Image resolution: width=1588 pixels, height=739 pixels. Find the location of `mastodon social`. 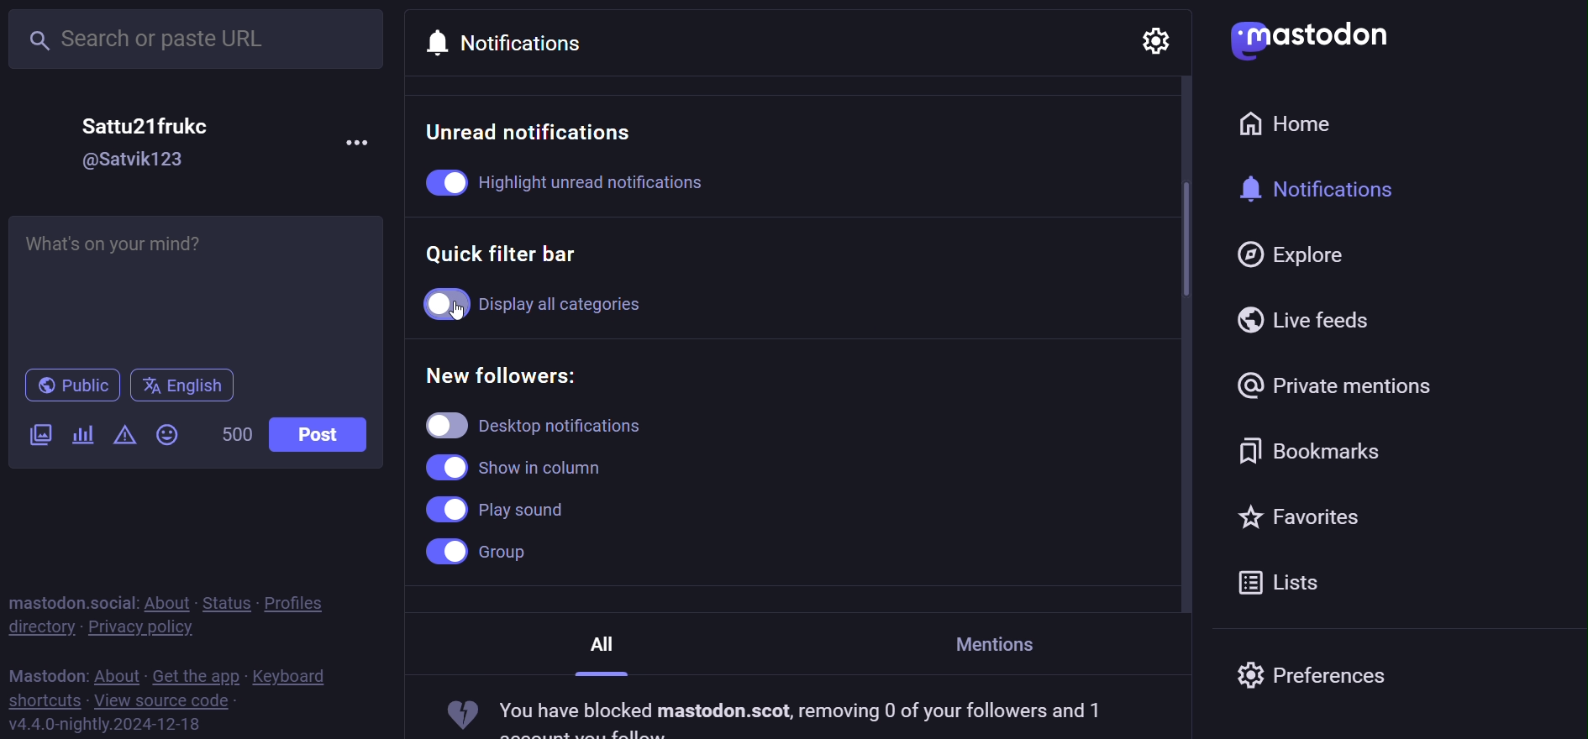

mastodon social is located at coordinates (71, 600).